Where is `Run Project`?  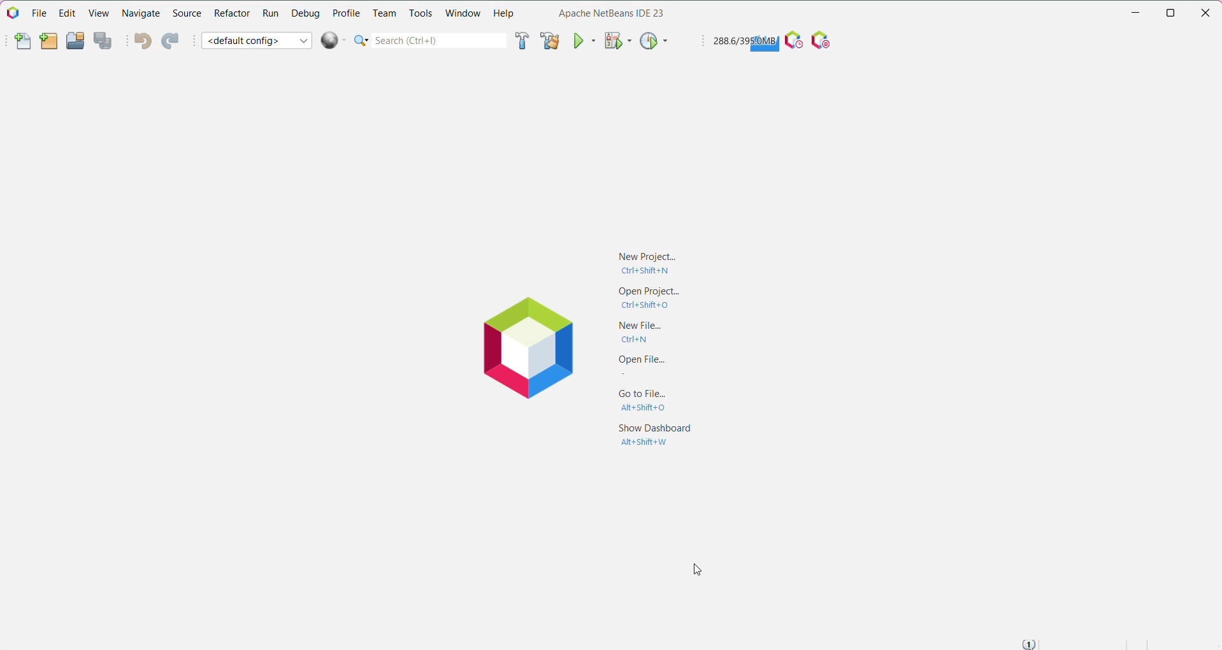 Run Project is located at coordinates (584, 40).